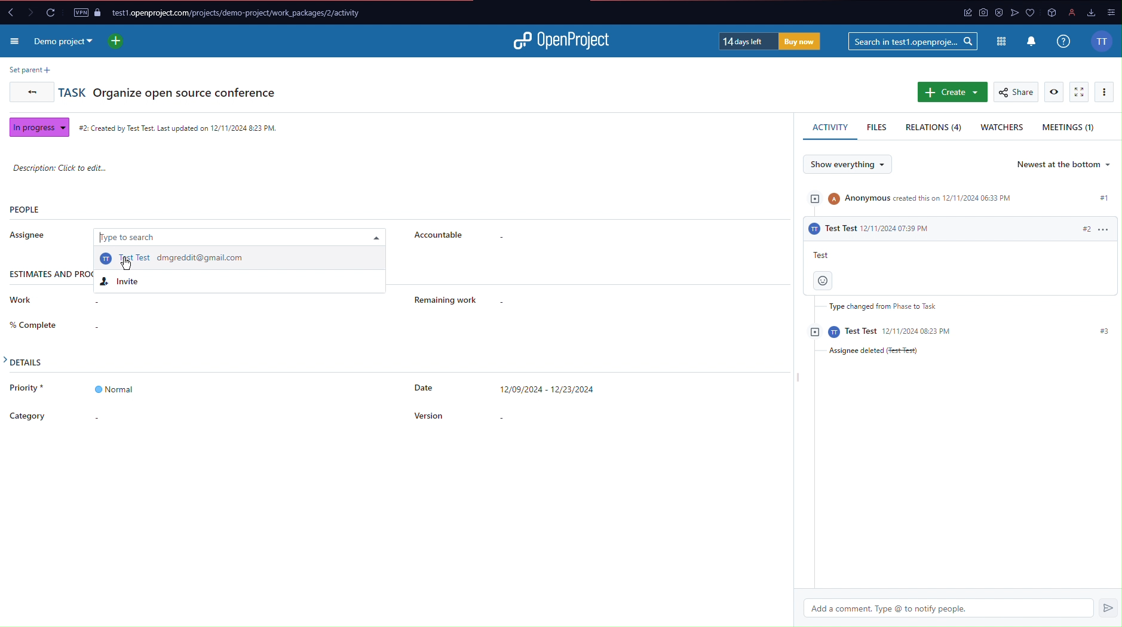 The width and height of the screenshot is (1122, 627). I want to click on #1, so click(1105, 199).